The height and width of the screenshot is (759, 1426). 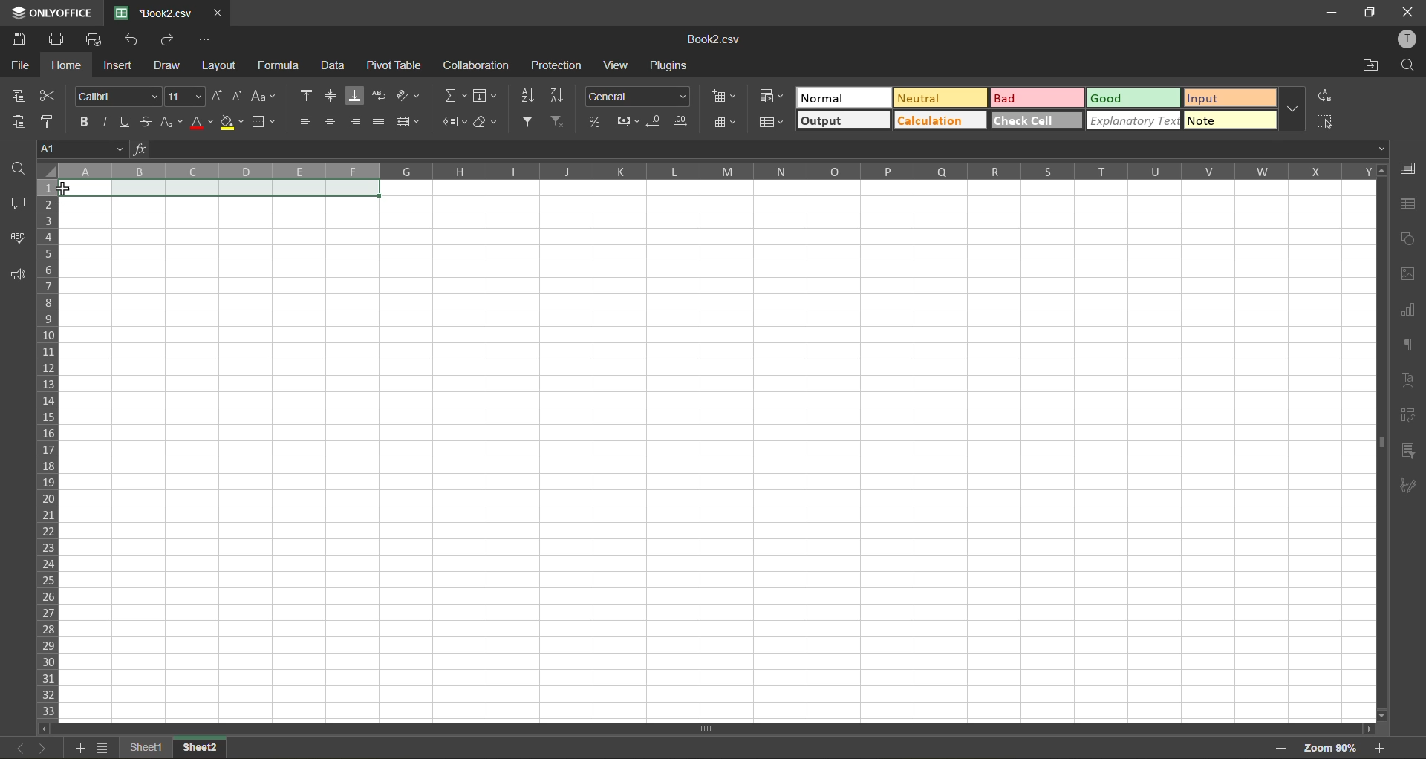 What do you see at coordinates (1410, 419) in the screenshot?
I see `pivot table` at bounding box center [1410, 419].